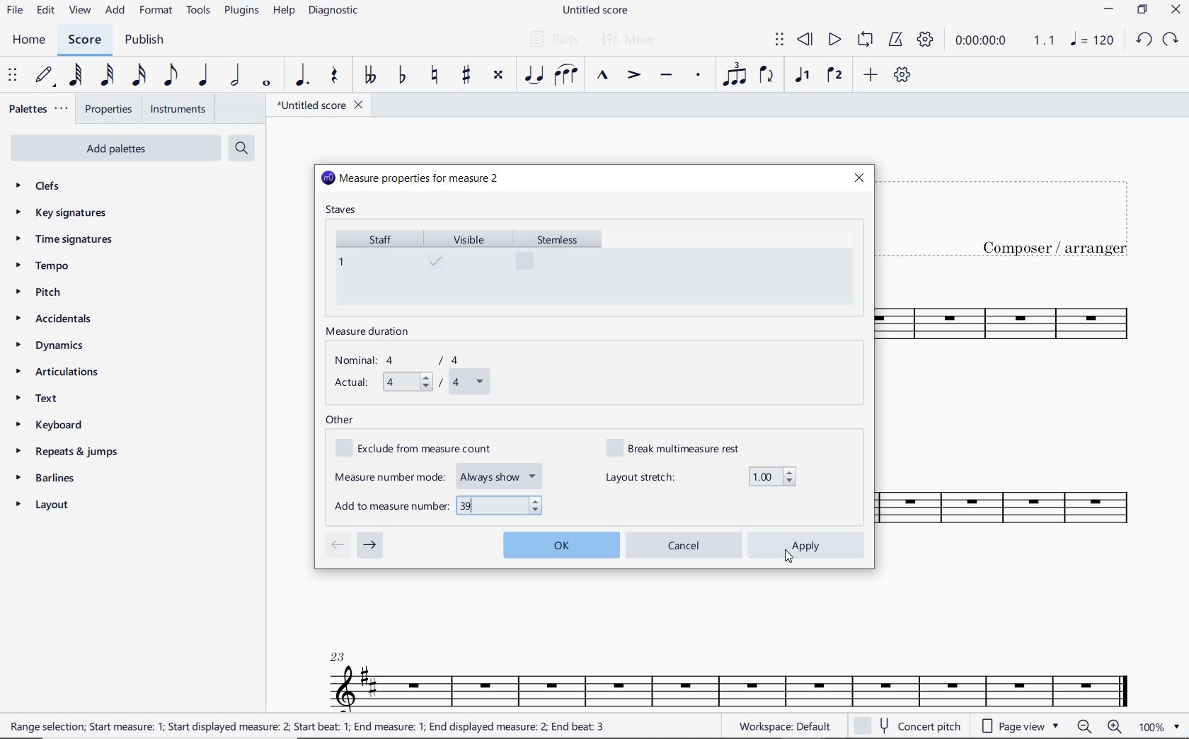 The image size is (1189, 739). I want to click on EDIT, so click(45, 12).